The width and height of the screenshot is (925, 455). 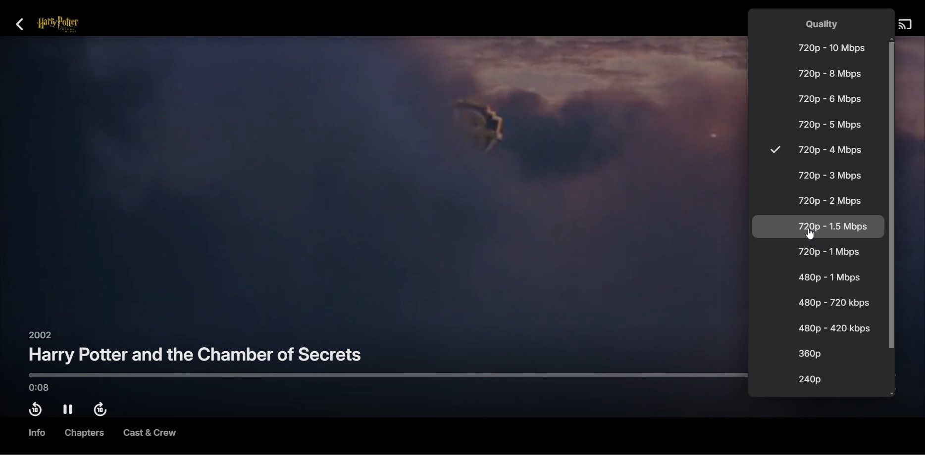 What do you see at coordinates (818, 227) in the screenshot?
I see `720p - 1.5 Mbps` at bounding box center [818, 227].